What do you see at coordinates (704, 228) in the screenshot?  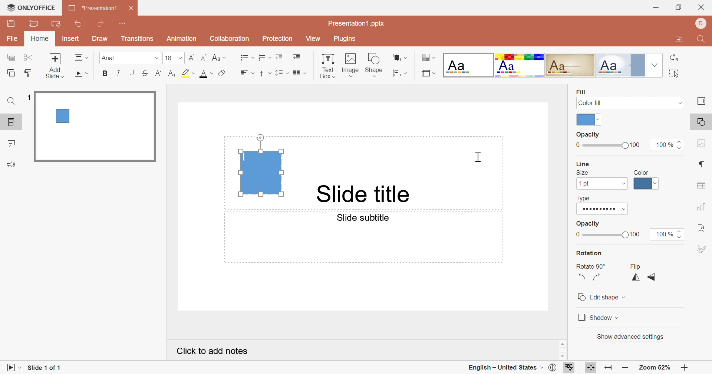 I see `Text Art settings` at bounding box center [704, 228].